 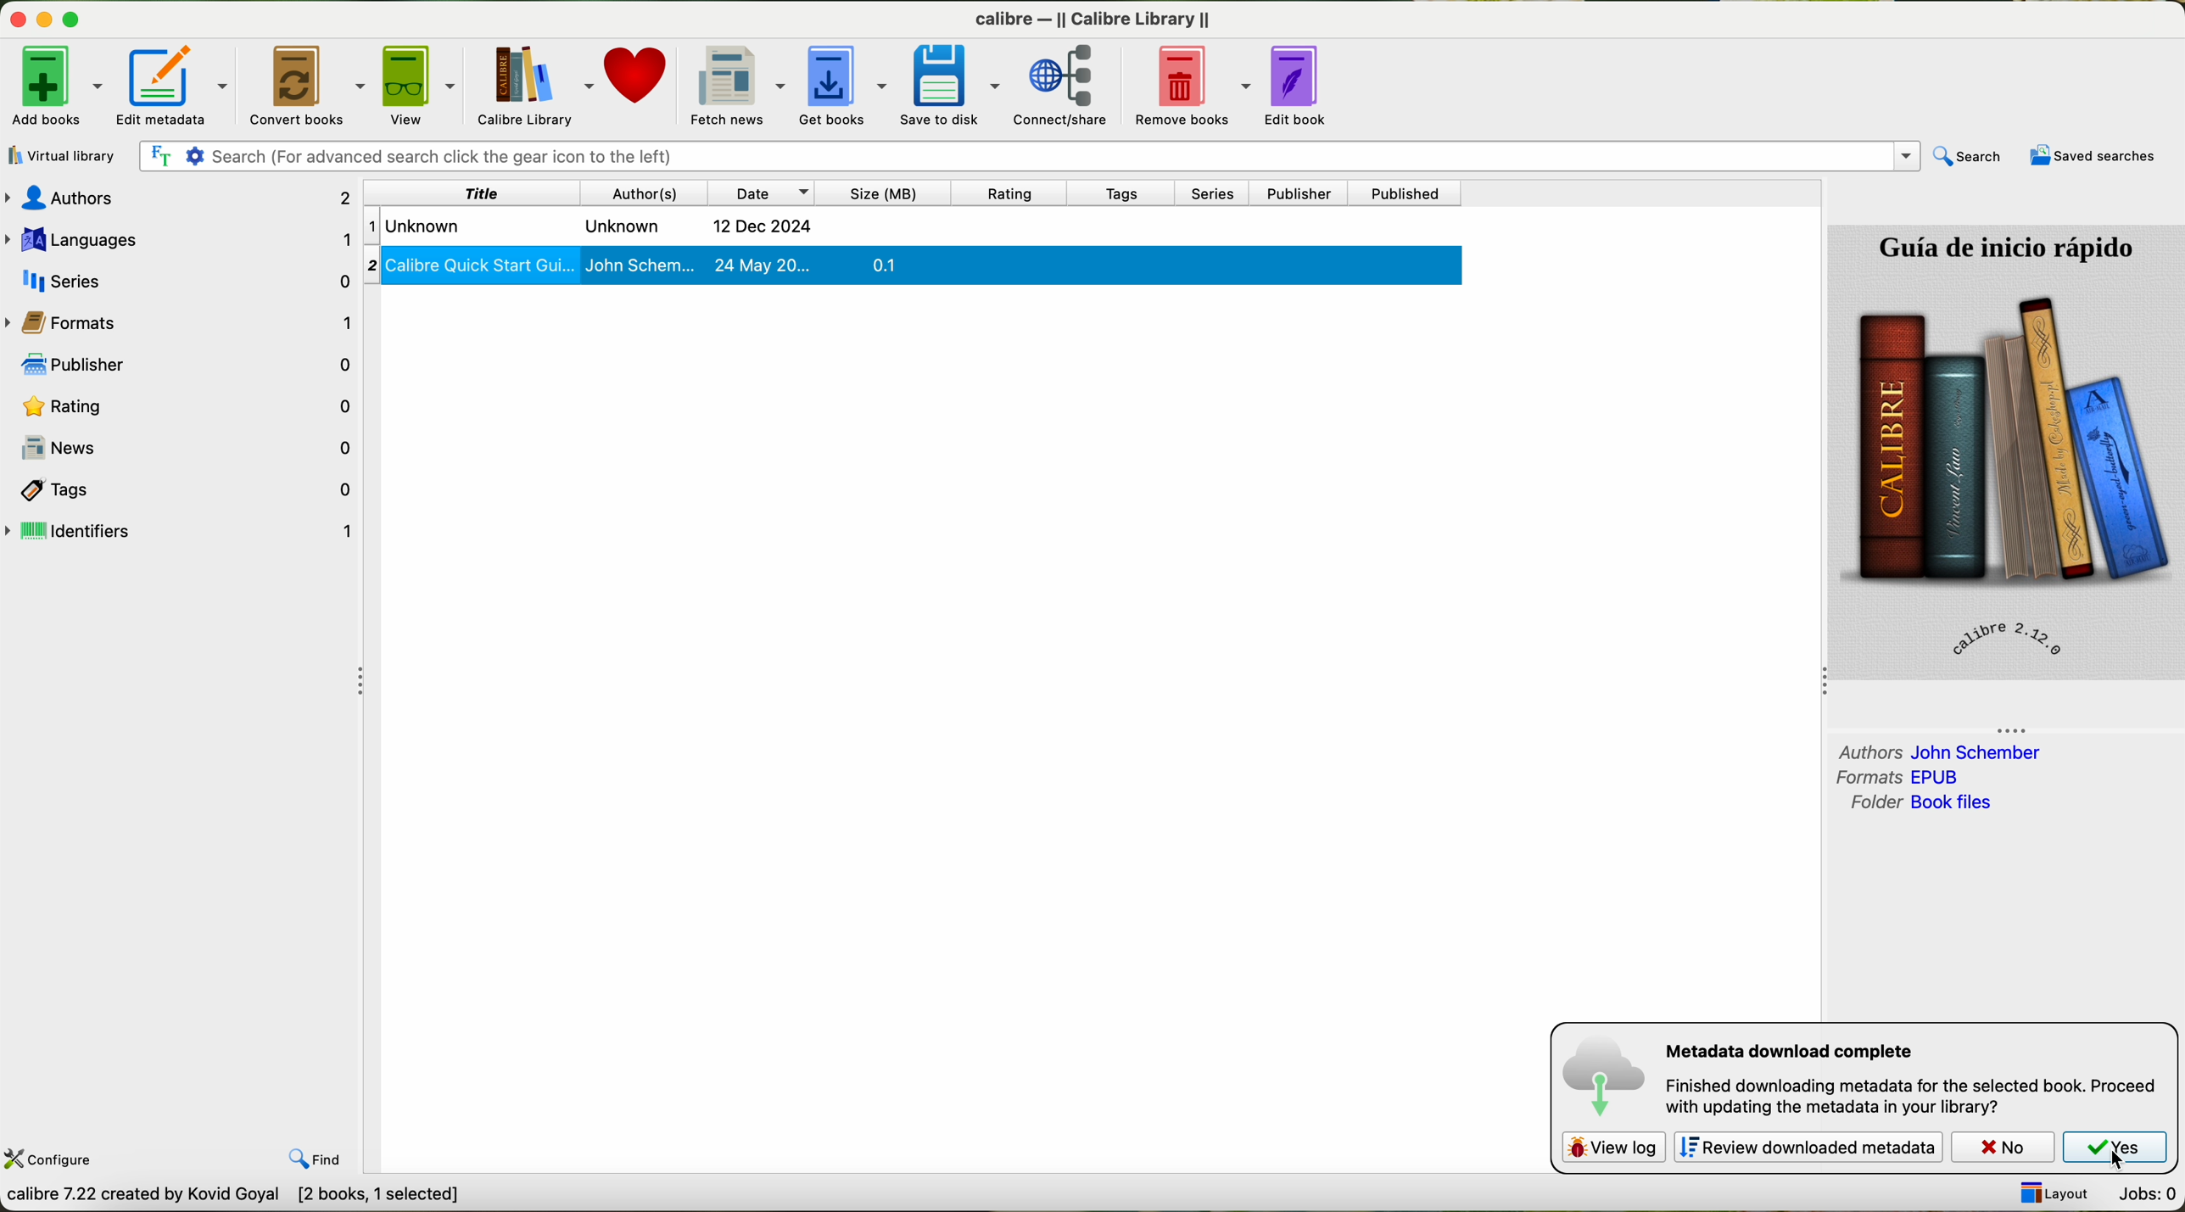 I want to click on donate, so click(x=638, y=75).